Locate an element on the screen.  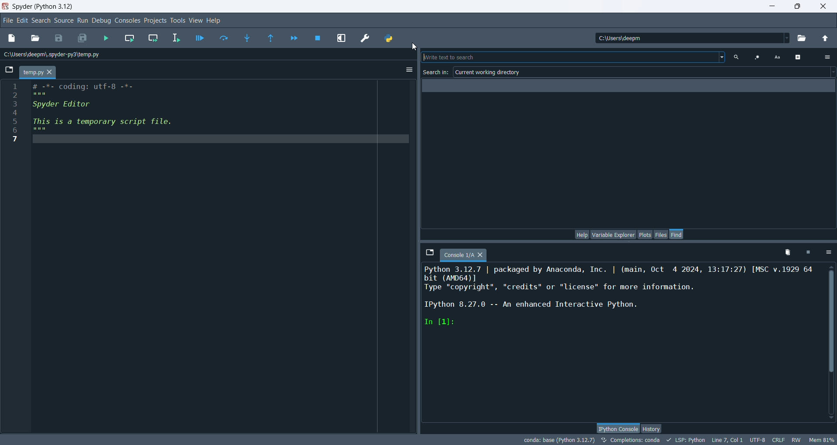
completions: conda is located at coordinates (629, 440).